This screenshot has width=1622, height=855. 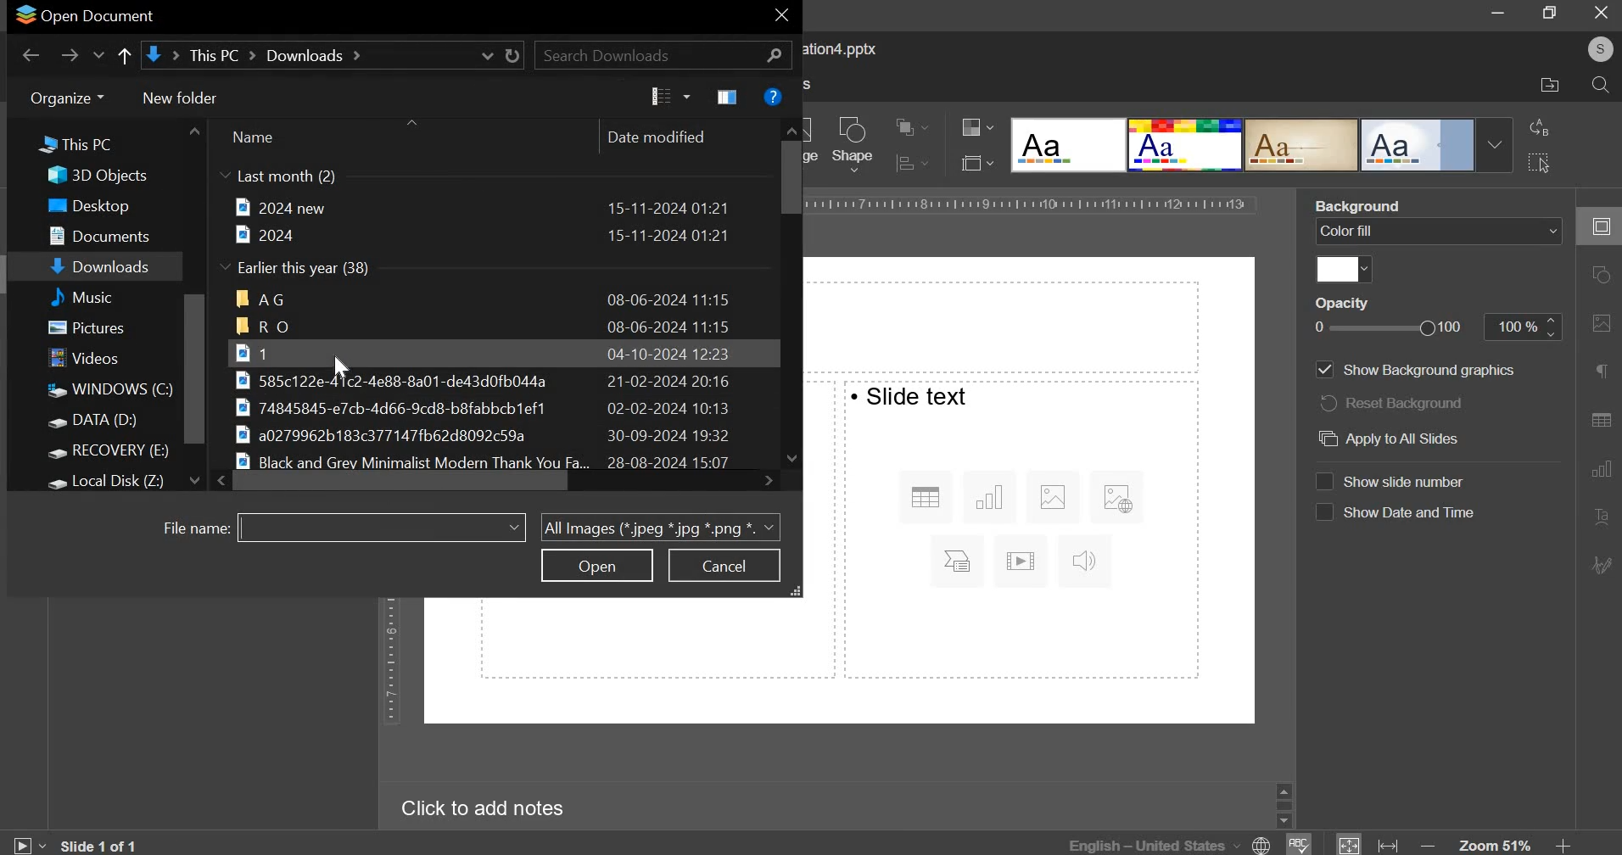 What do you see at coordinates (31, 55) in the screenshot?
I see `back` at bounding box center [31, 55].